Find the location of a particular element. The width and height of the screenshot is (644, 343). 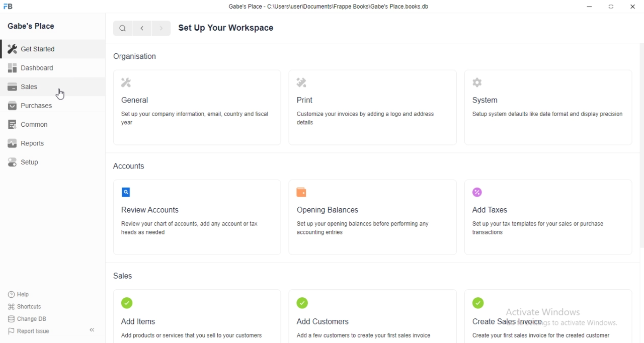

Add Items is located at coordinates (145, 312).